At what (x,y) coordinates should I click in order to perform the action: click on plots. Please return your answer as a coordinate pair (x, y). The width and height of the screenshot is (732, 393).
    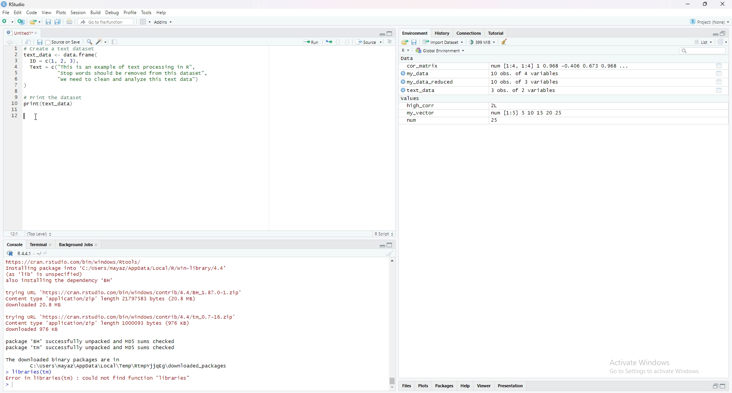
    Looking at the image, I should click on (424, 386).